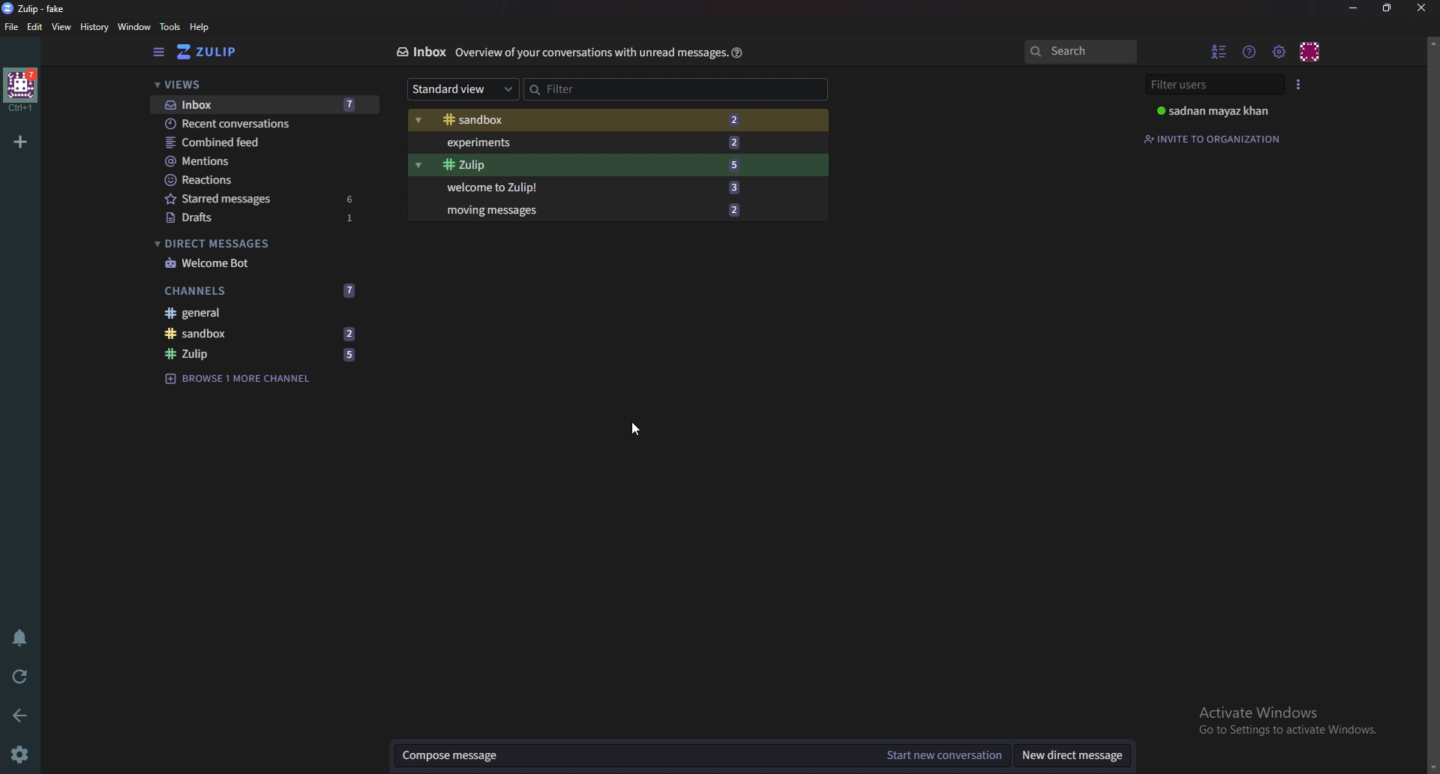 This screenshot has height=774, width=1440. I want to click on Settings, so click(22, 751).